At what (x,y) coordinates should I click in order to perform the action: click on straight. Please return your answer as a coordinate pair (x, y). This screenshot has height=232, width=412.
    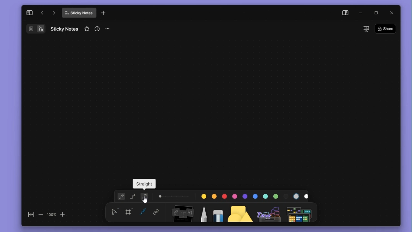
    Looking at the image, I should click on (146, 197).